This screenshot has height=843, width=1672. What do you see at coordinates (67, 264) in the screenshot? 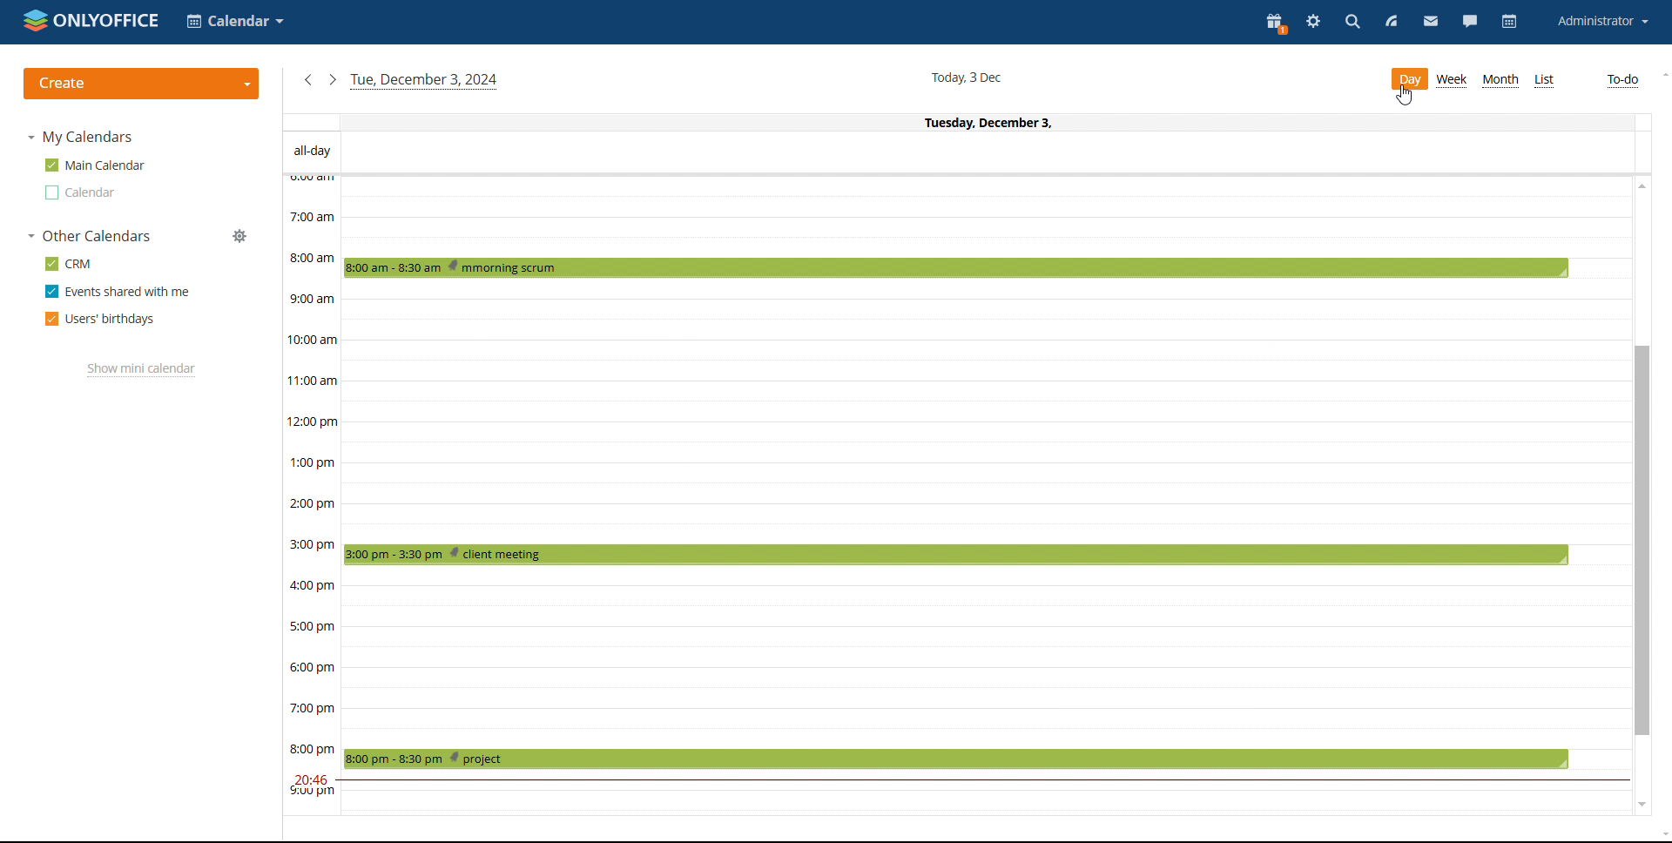
I see `crm` at bounding box center [67, 264].